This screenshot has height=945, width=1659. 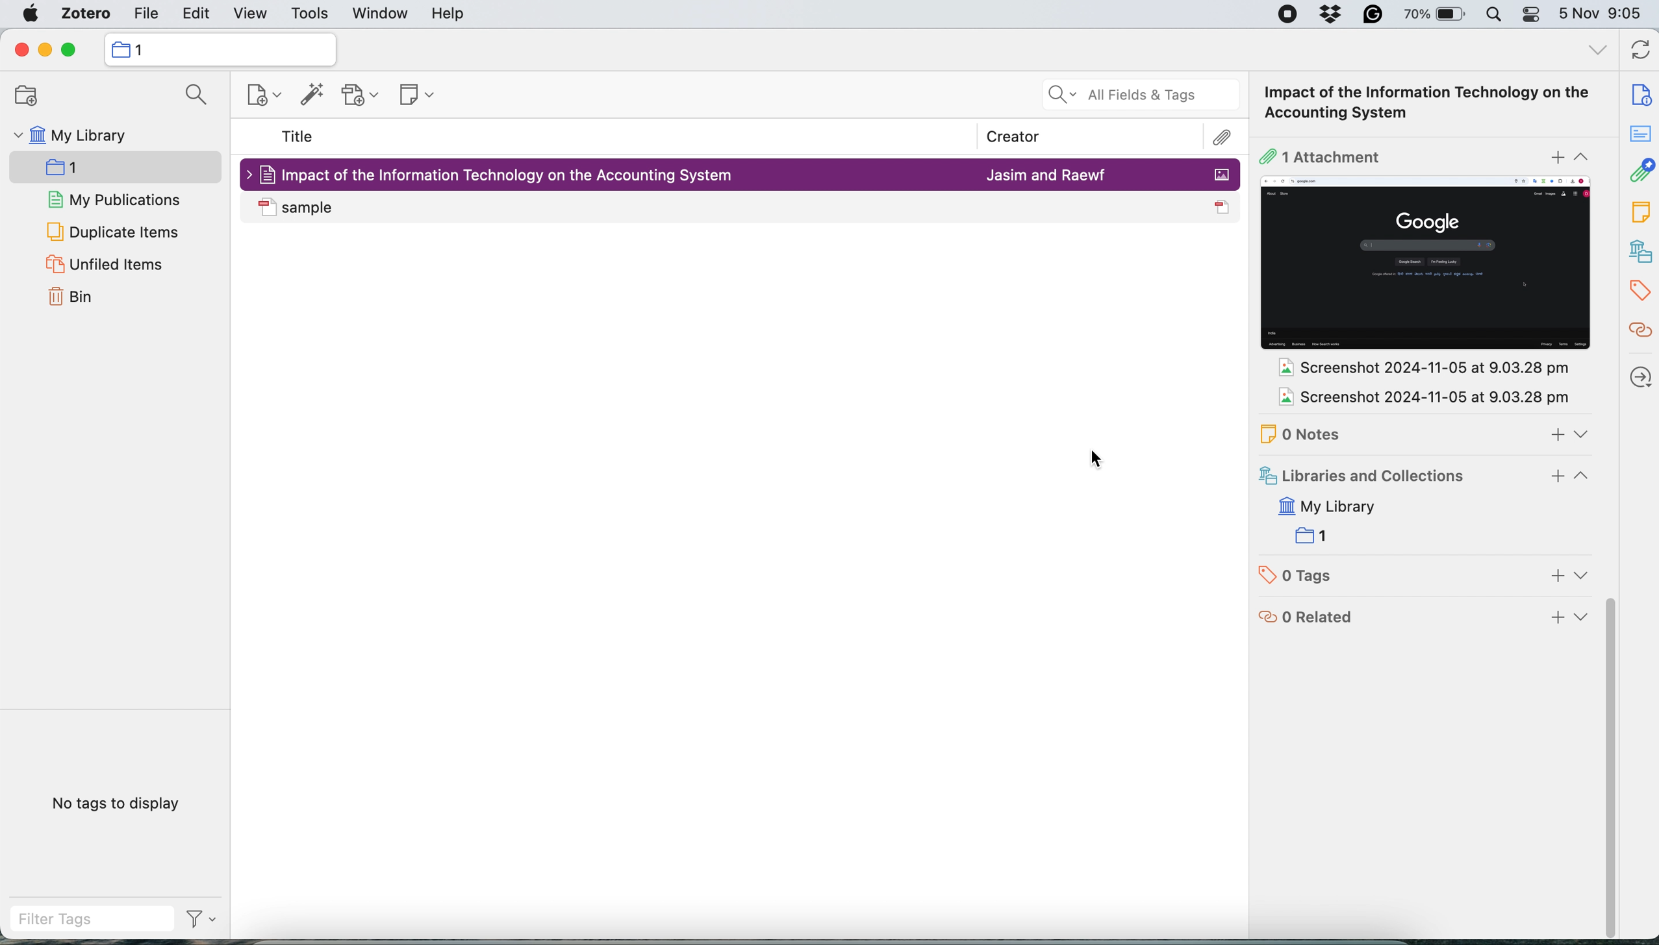 What do you see at coordinates (1369, 17) in the screenshot?
I see `grammarly` at bounding box center [1369, 17].